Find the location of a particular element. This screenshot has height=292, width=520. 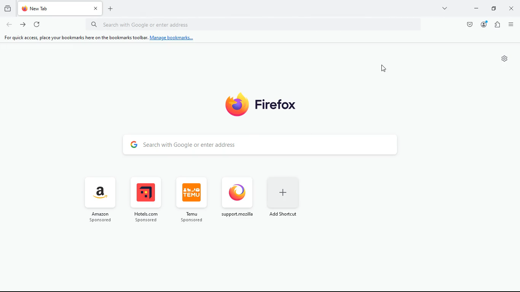

menu is located at coordinates (510, 24).